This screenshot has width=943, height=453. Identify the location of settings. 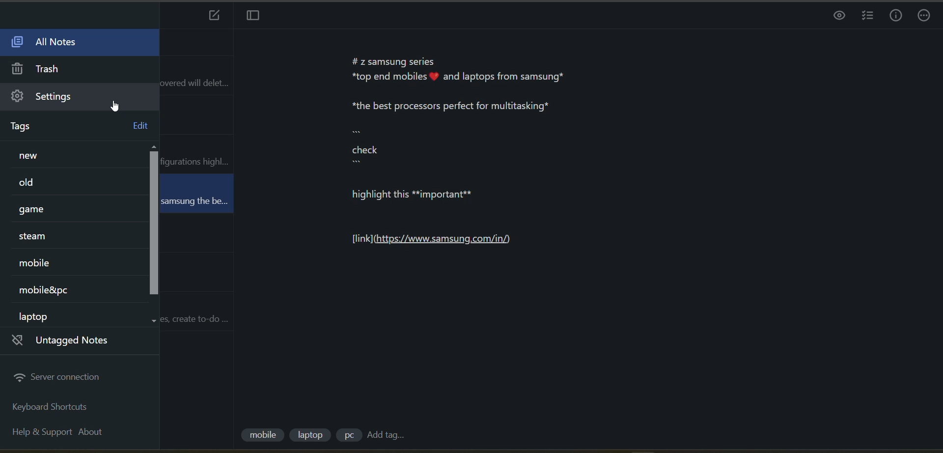
(53, 97).